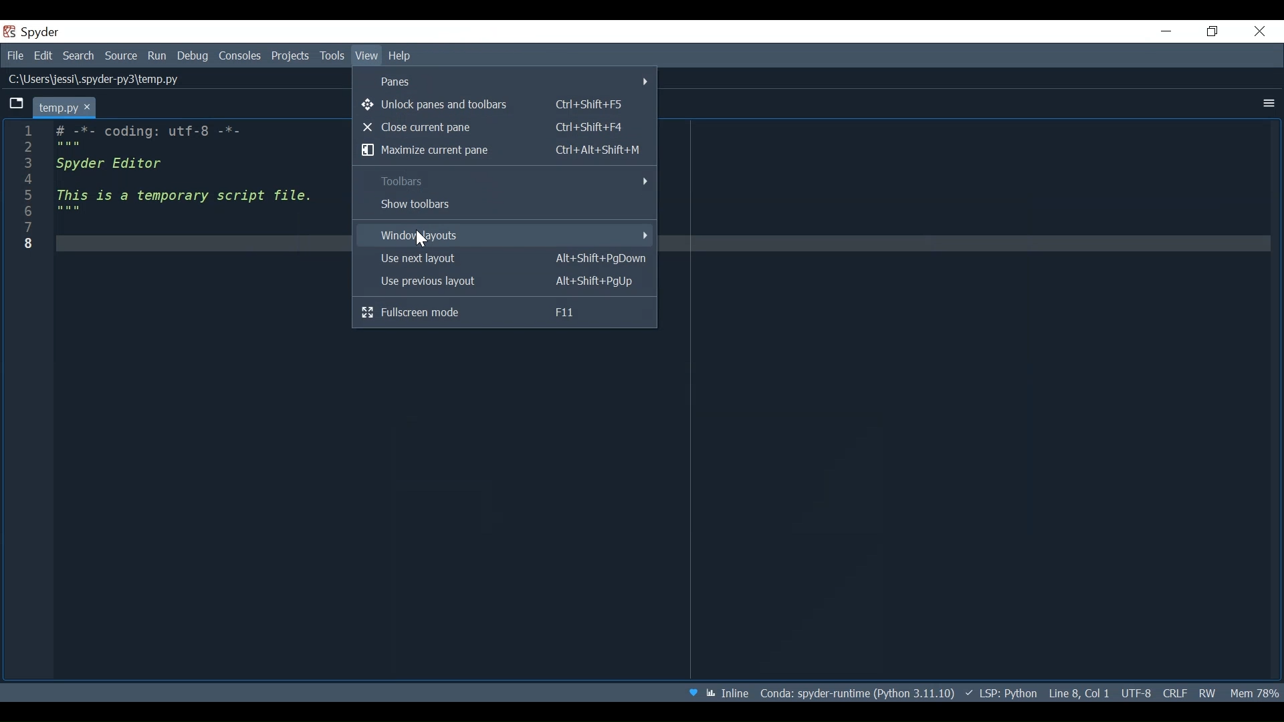  What do you see at coordinates (856, 693) in the screenshot?
I see `Conda Environment Indicator` at bounding box center [856, 693].